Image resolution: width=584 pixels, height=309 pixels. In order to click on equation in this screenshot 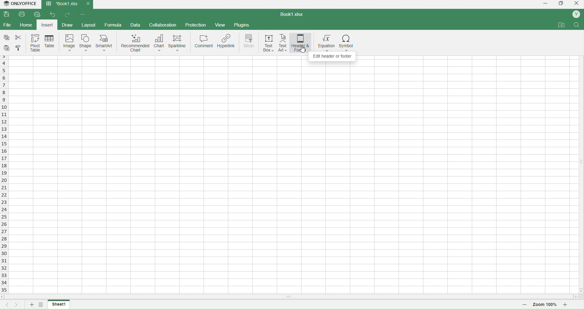, I will do `click(326, 43)`.